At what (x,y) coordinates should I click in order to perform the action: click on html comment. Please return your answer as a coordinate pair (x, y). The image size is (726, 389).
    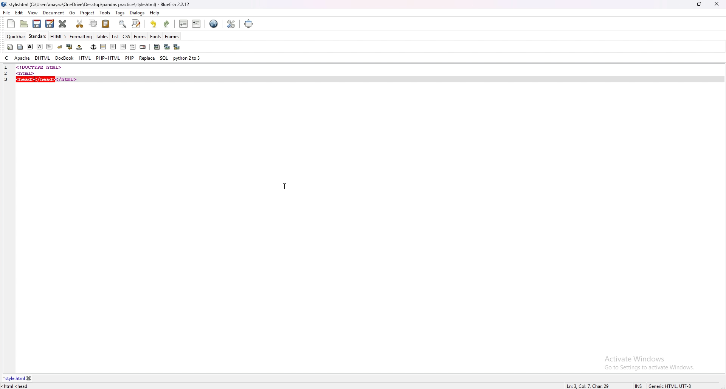
    Looking at the image, I should click on (132, 47).